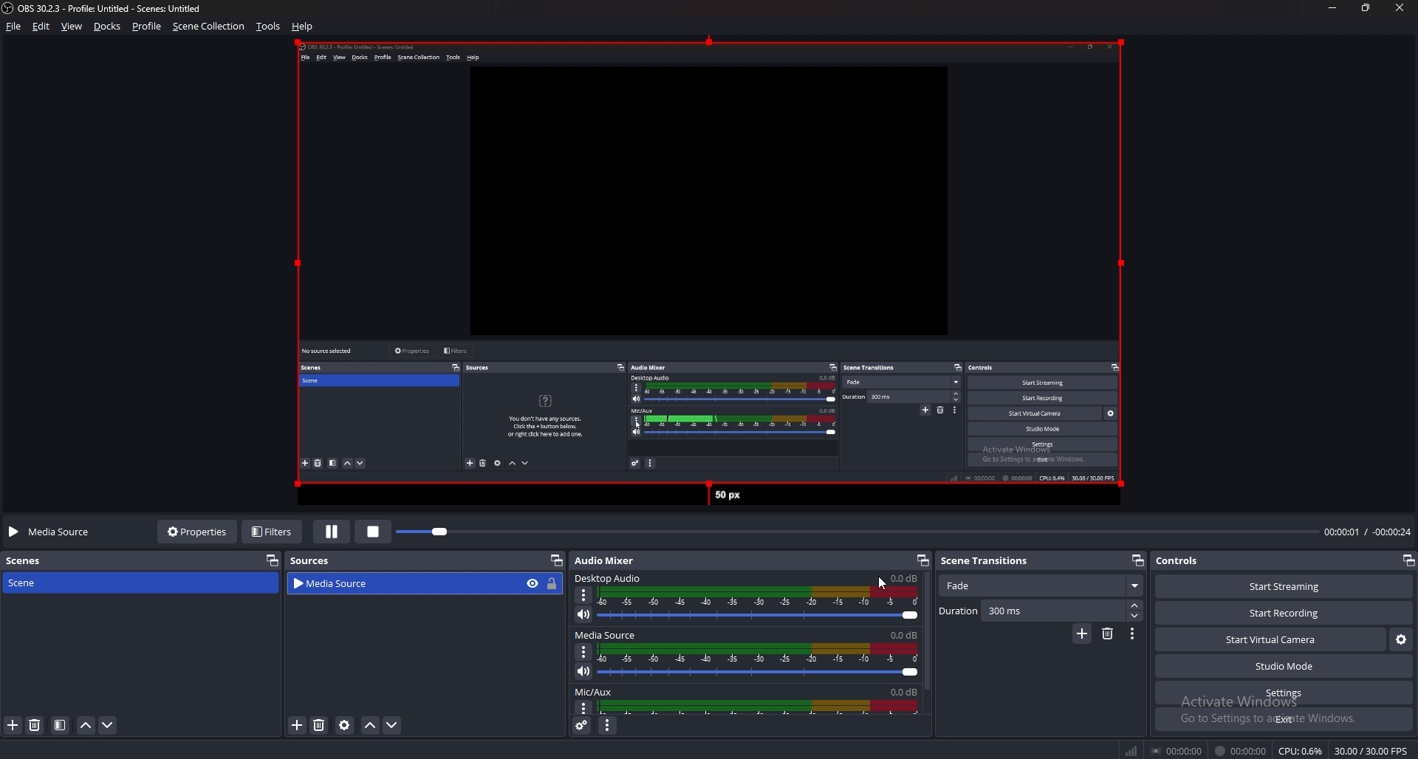 This screenshot has height=759, width=1418. I want to click on  seek, so click(854, 532).